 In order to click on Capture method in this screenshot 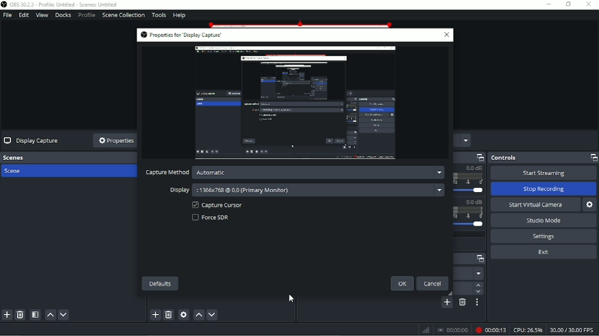, I will do `click(165, 172)`.